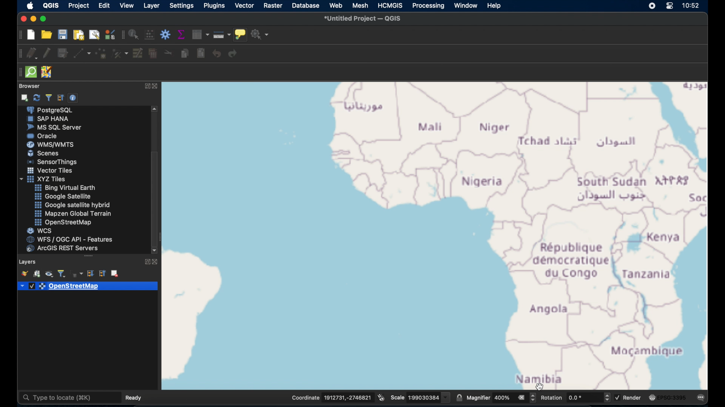 The image size is (725, 407). What do you see at coordinates (40, 230) in the screenshot?
I see `wcs` at bounding box center [40, 230].